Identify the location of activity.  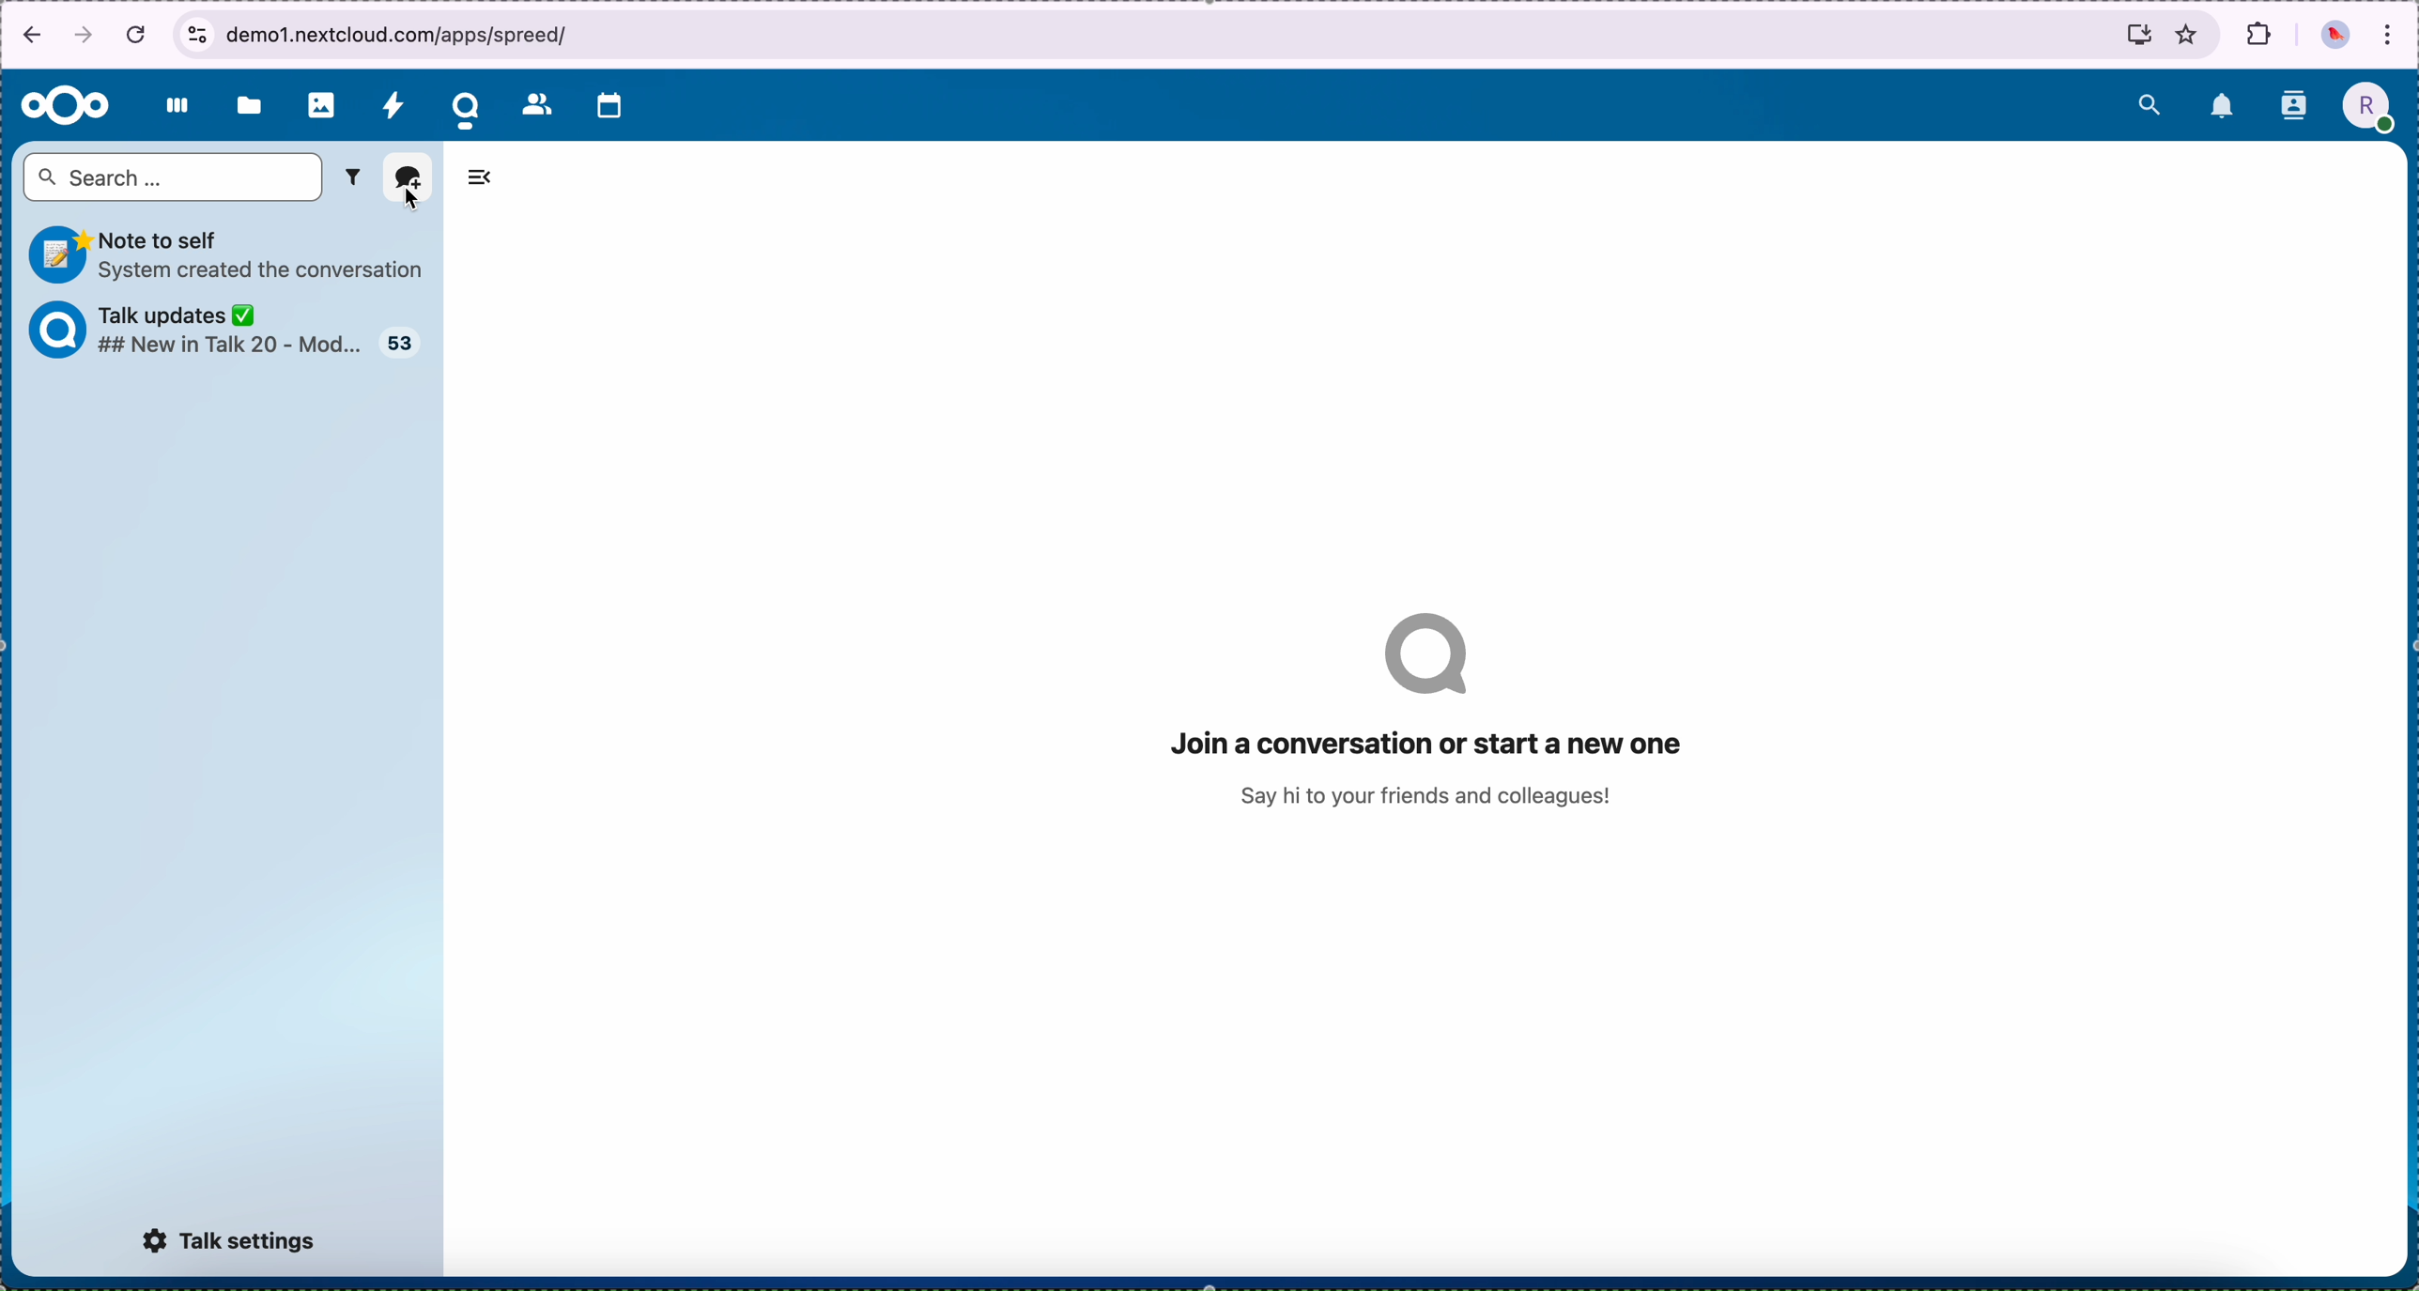
(394, 101).